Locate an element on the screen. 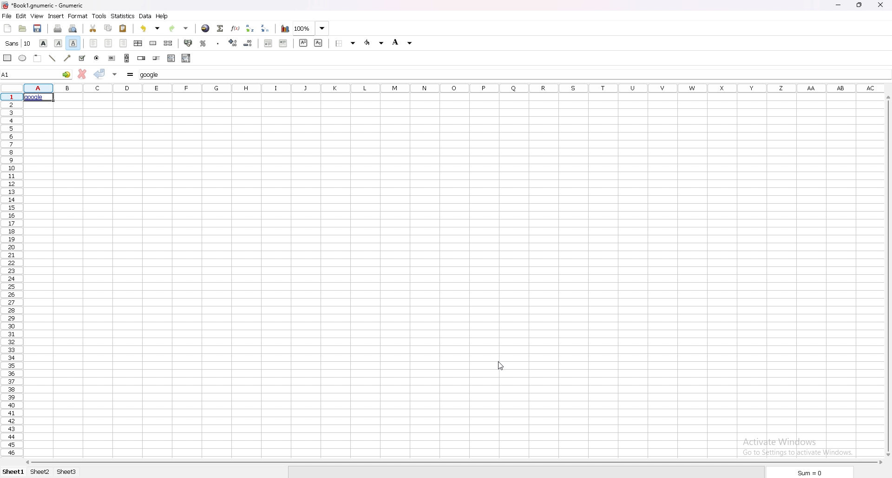 This screenshot has width=892, height=478. help is located at coordinates (163, 16).